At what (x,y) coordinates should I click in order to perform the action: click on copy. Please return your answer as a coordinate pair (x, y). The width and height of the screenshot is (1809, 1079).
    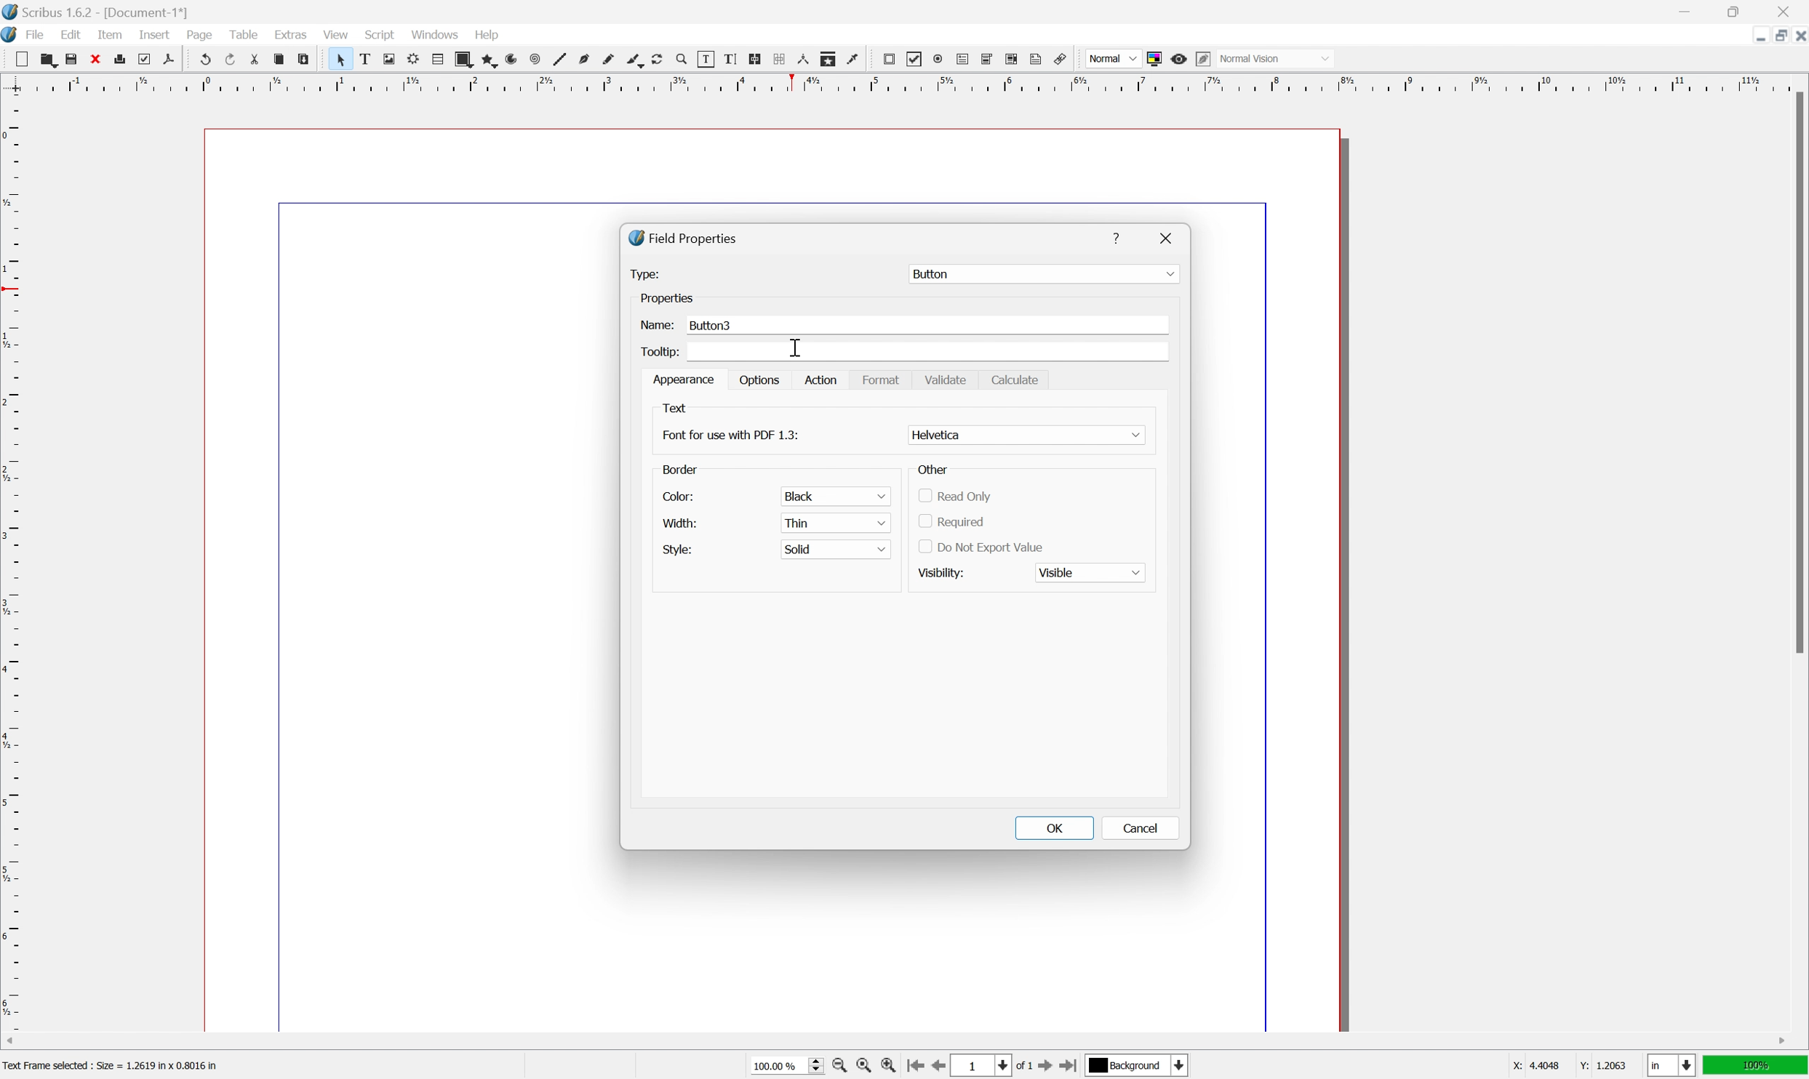
    Looking at the image, I should click on (279, 59).